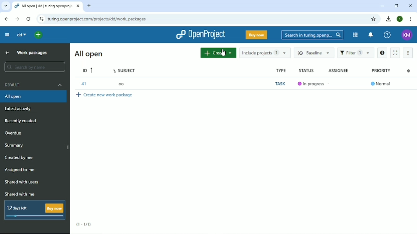 This screenshot has width=417, height=234. I want to click on Priority, so click(381, 70).